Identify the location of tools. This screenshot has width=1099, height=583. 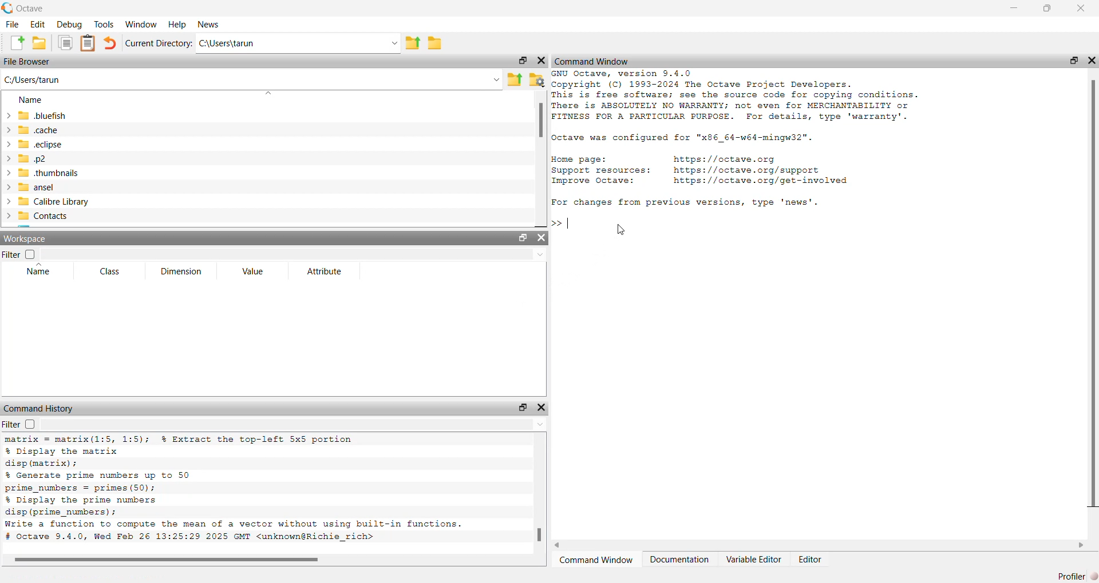
(105, 24).